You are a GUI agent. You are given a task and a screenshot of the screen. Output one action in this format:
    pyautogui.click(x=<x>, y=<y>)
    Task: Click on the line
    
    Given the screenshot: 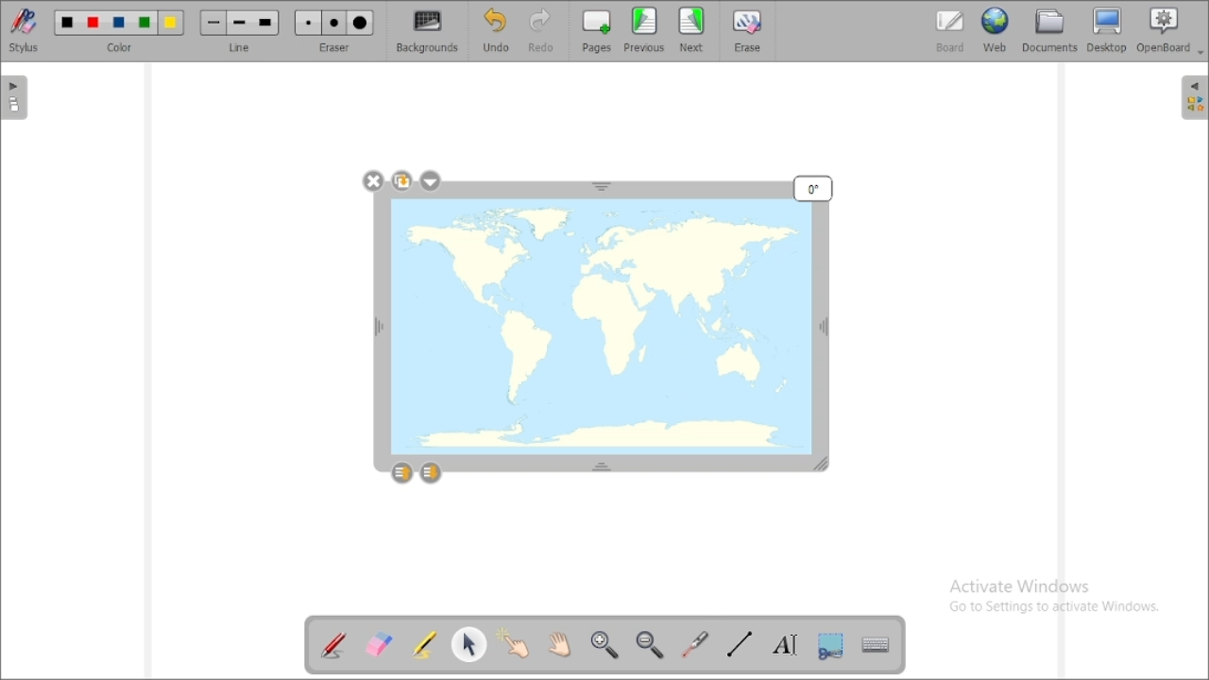 What is the action you would take?
    pyautogui.click(x=240, y=31)
    